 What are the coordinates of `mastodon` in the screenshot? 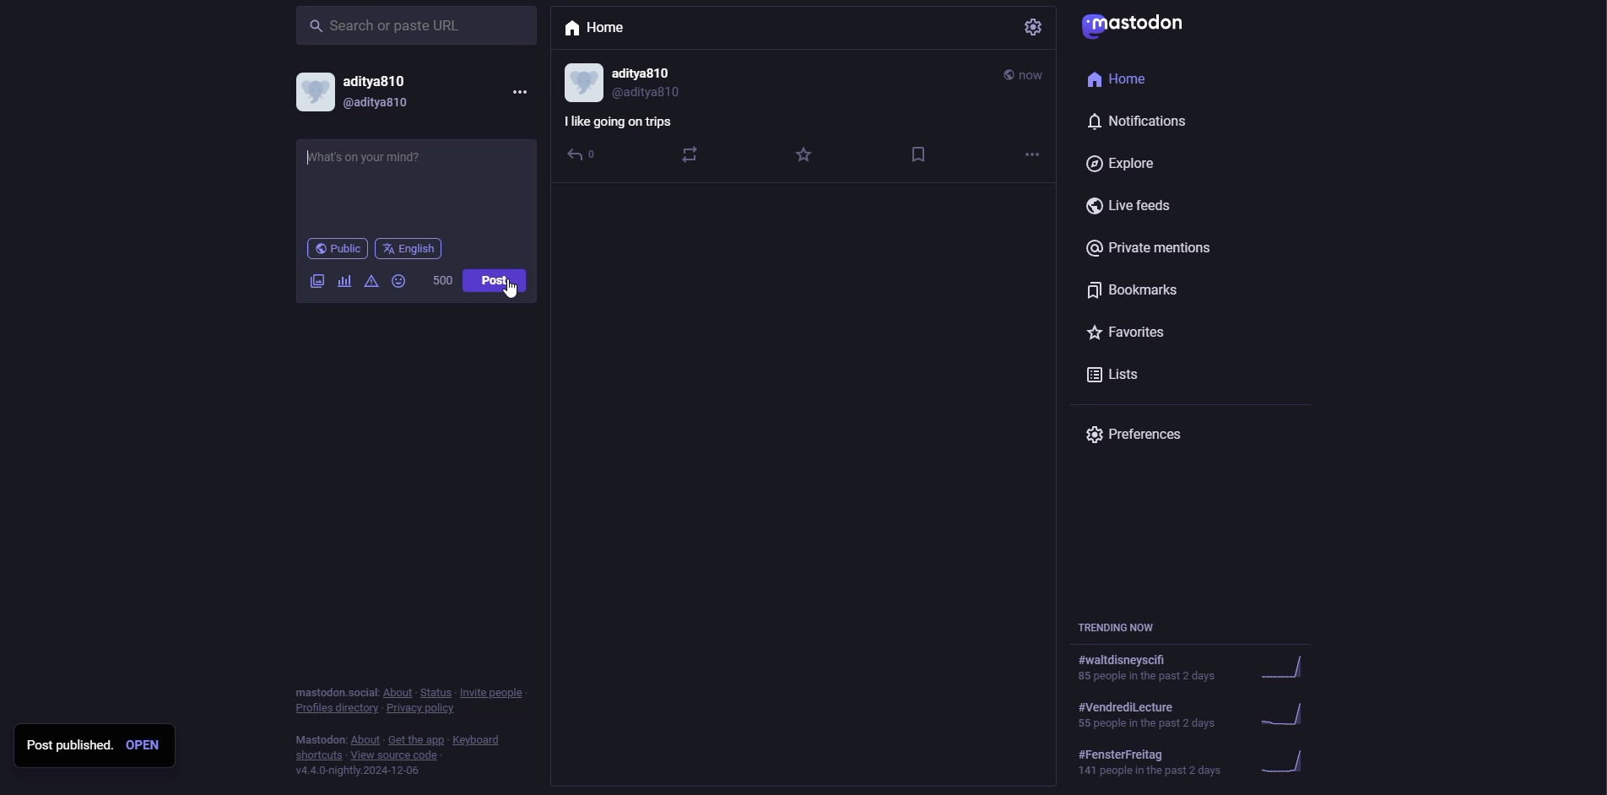 It's located at (1138, 28).